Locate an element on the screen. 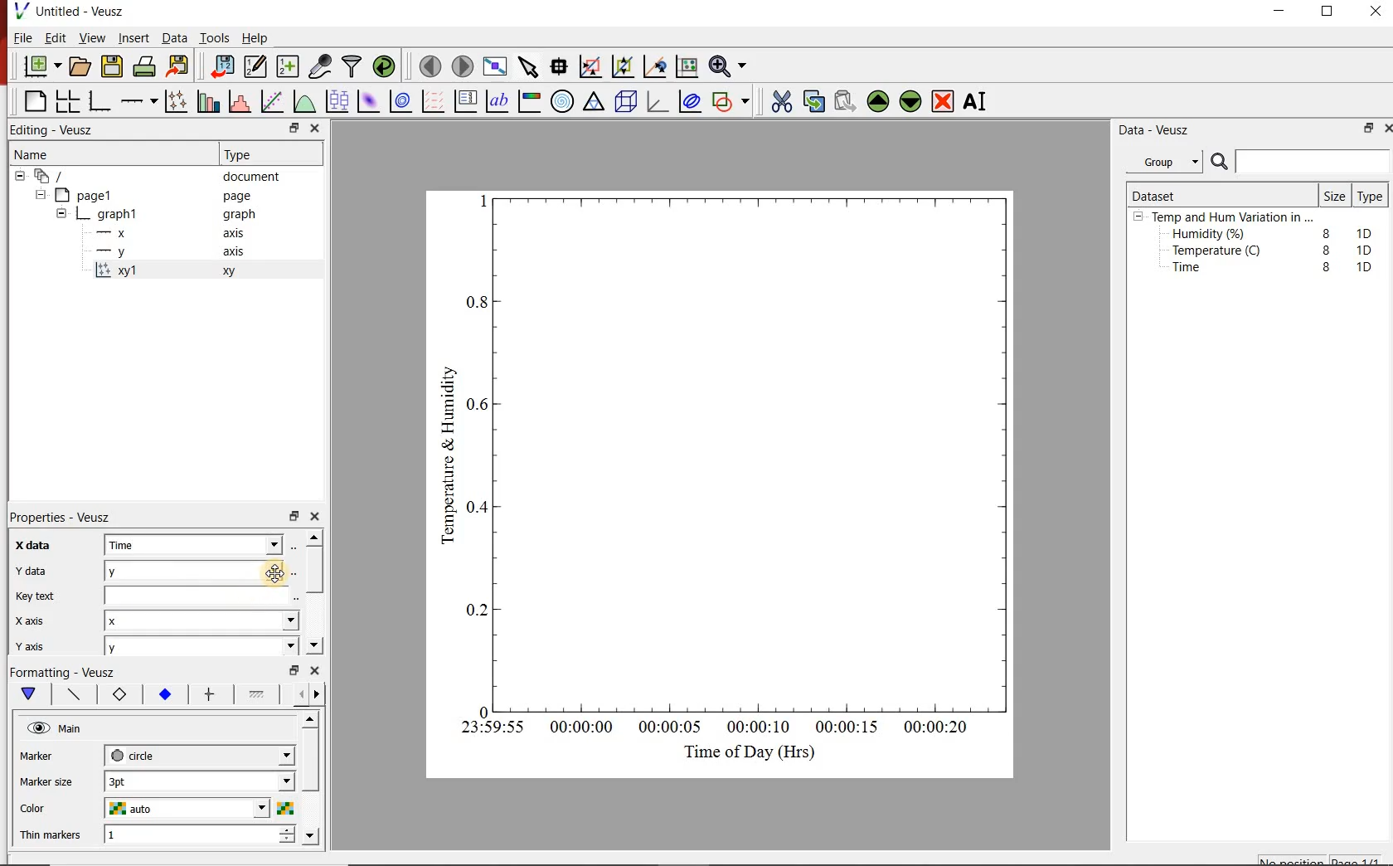 The height and width of the screenshot is (866, 1393). visible (click to hide, set Hide to true) is located at coordinates (36, 729).